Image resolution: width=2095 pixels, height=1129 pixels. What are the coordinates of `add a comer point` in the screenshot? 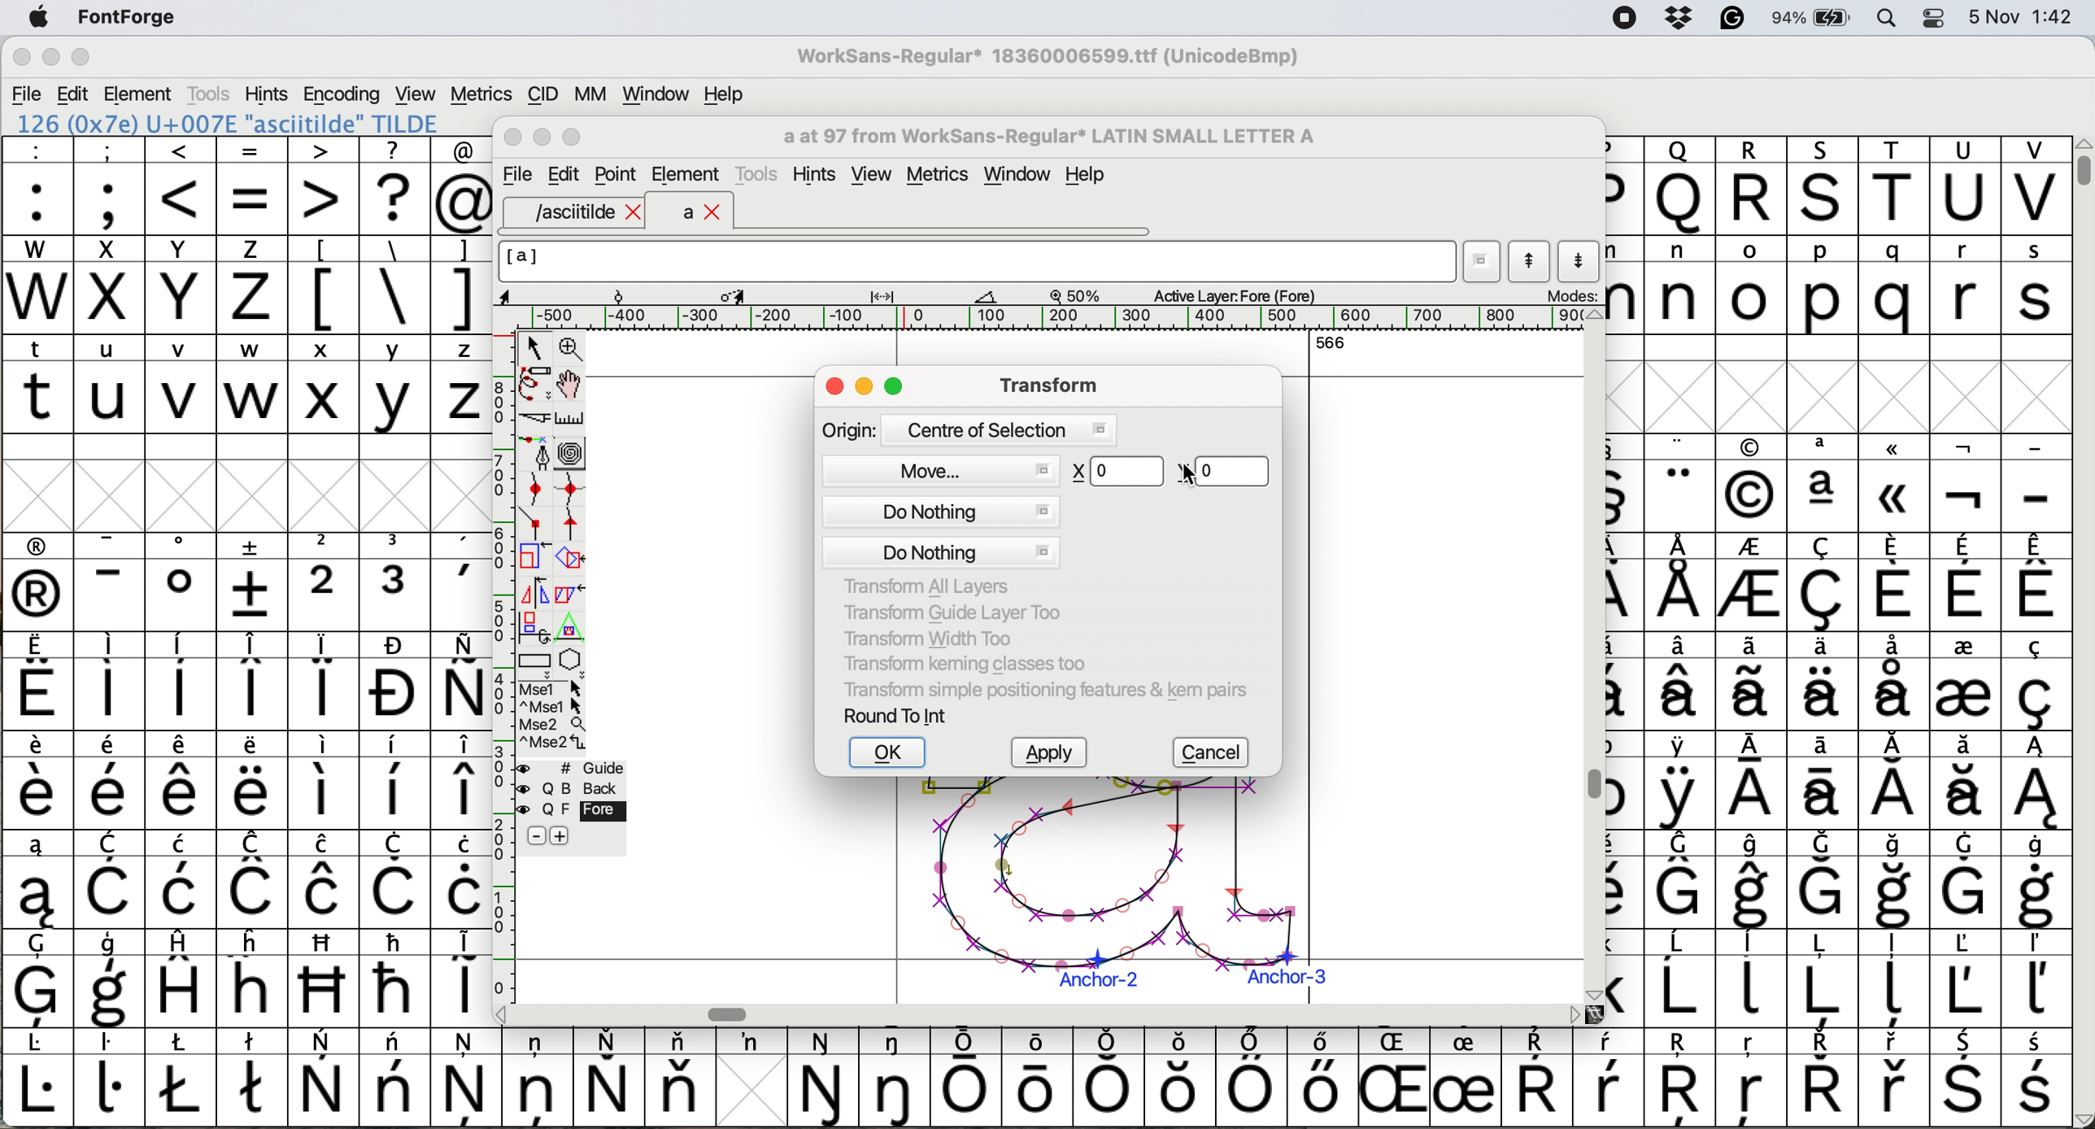 It's located at (536, 522).